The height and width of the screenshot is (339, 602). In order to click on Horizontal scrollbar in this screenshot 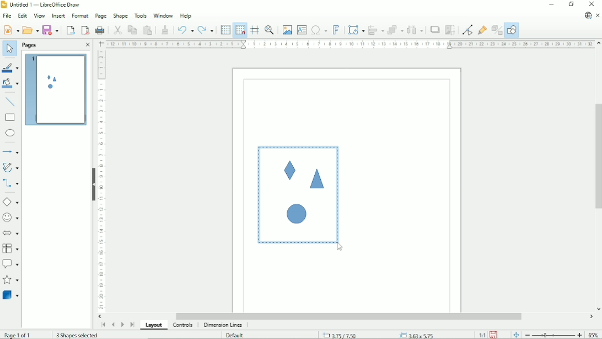, I will do `click(350, 316)`.